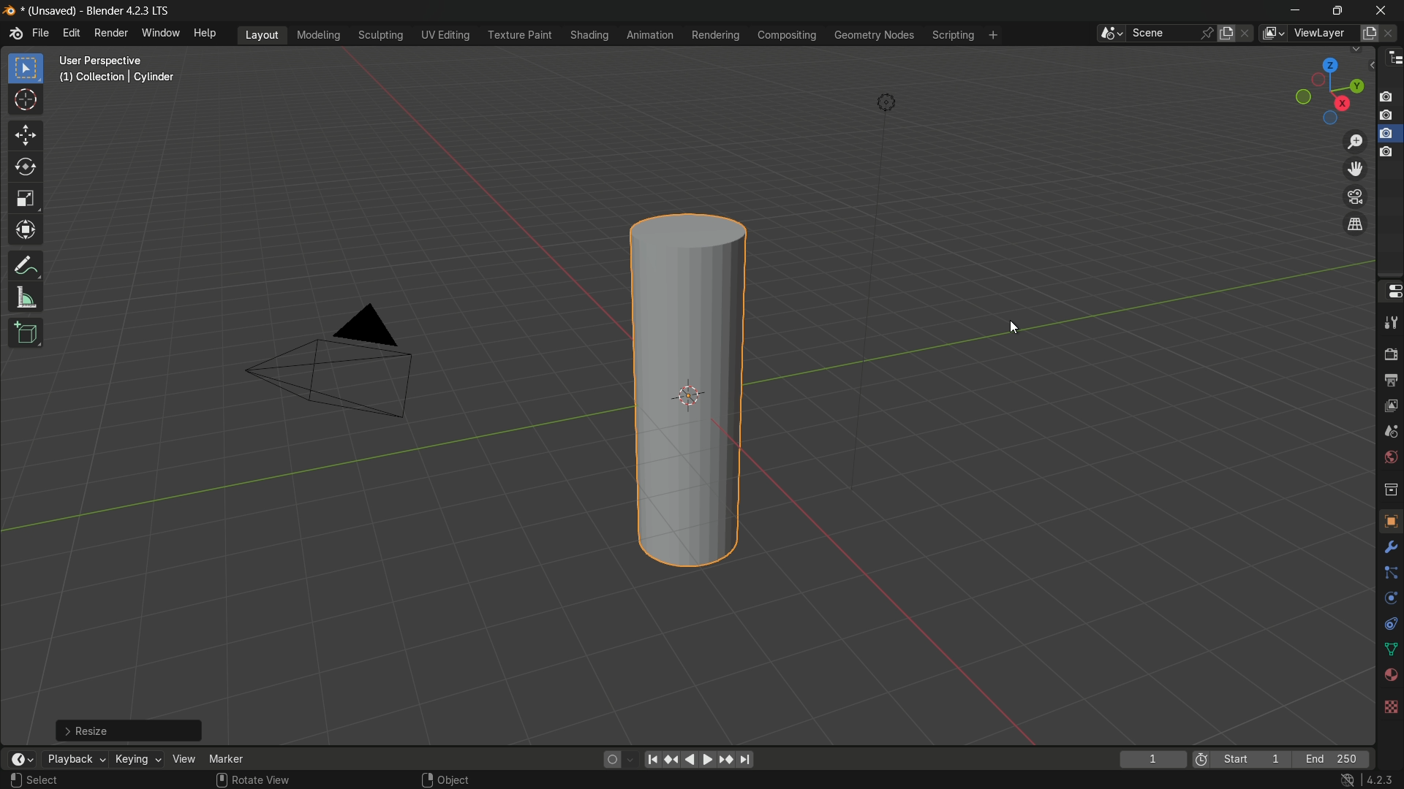 The width and height of the screenshot is (1404, 789). I want to click on help menu, so click(206, 34).